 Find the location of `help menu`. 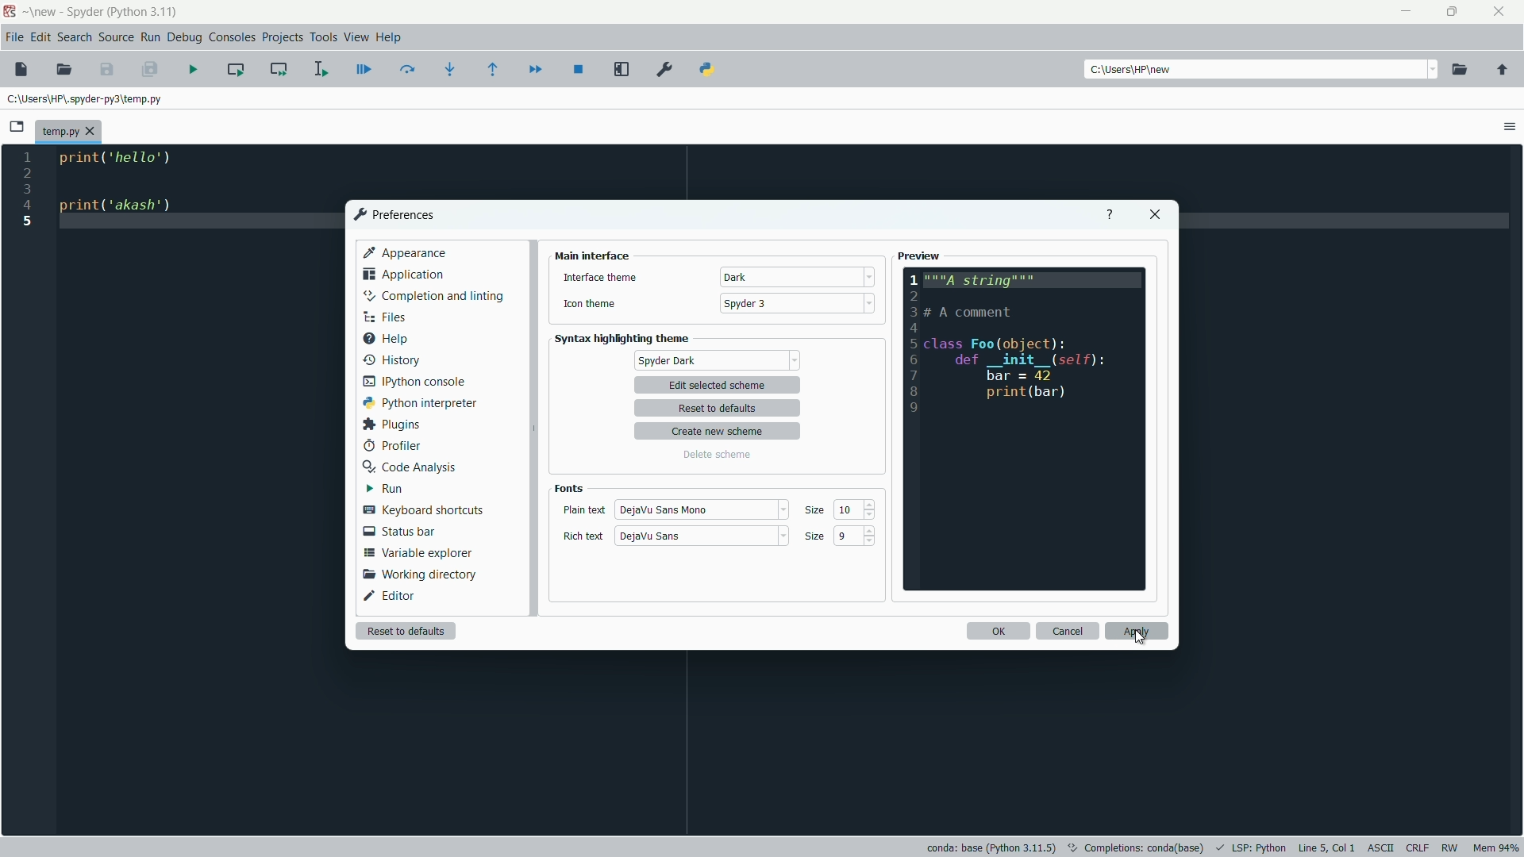

help menu is located at coordinates (390, 37).